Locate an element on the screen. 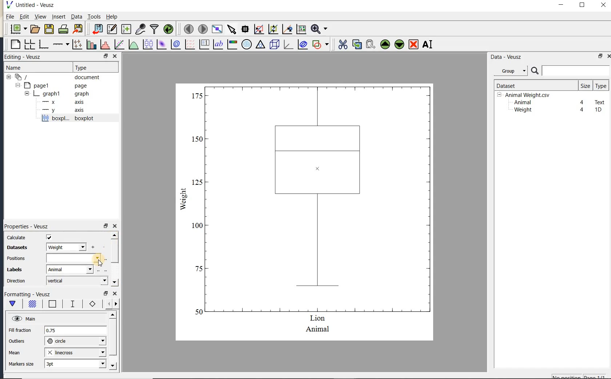  Properties - Veusz is located at coordinates (26, 225).